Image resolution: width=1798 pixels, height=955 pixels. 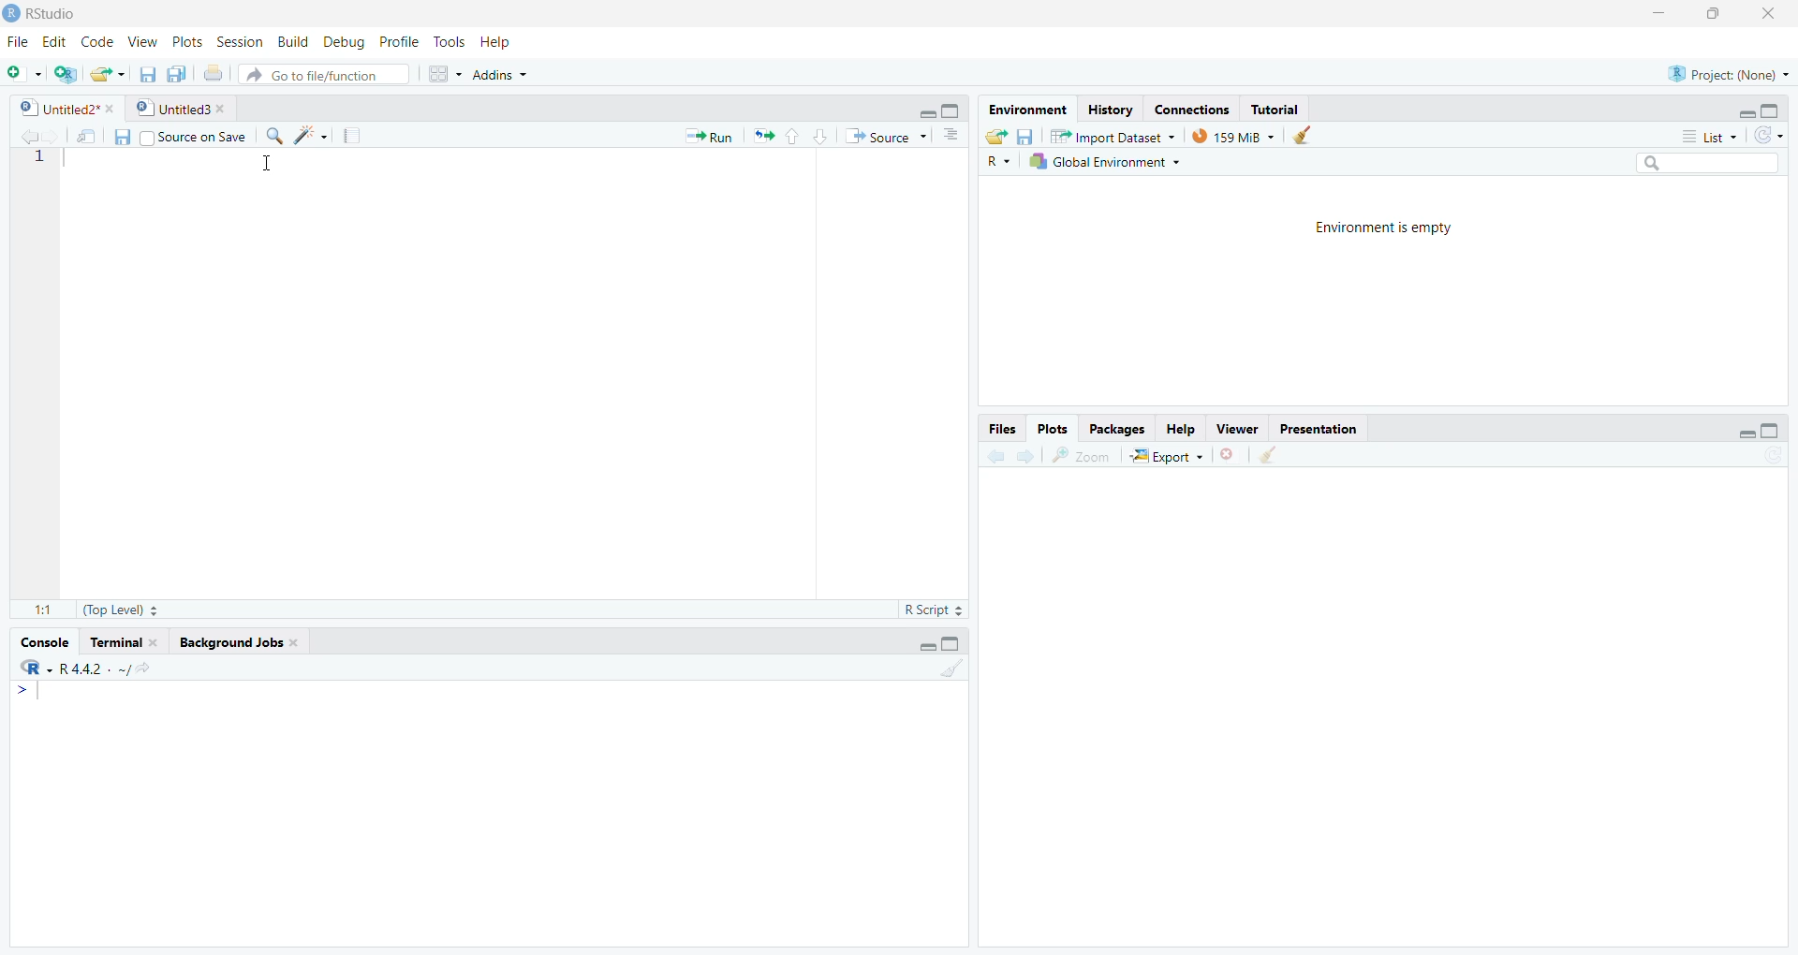 I want to click on List, so click(x=1706, y=135).